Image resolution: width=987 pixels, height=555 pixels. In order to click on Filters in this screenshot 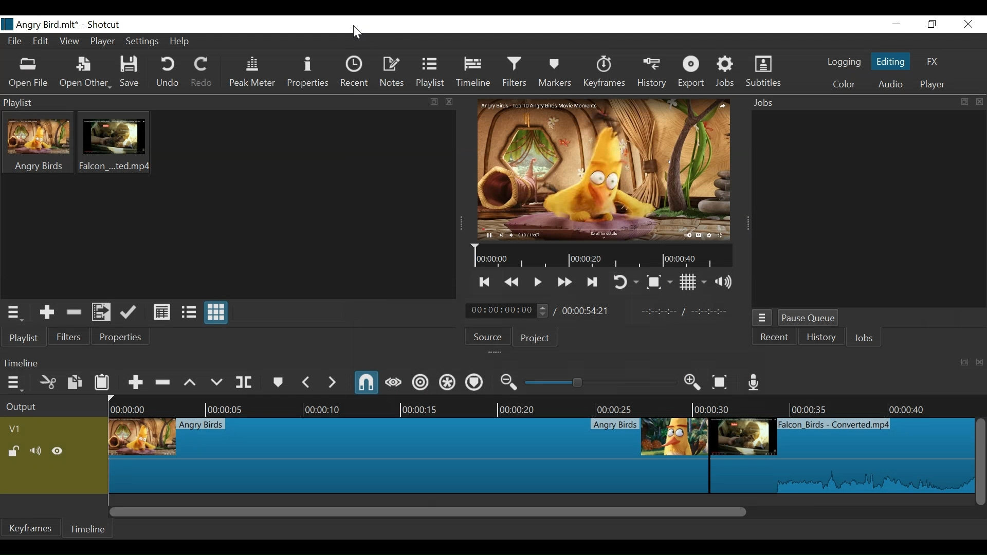, I will do `click(67, 336)`.